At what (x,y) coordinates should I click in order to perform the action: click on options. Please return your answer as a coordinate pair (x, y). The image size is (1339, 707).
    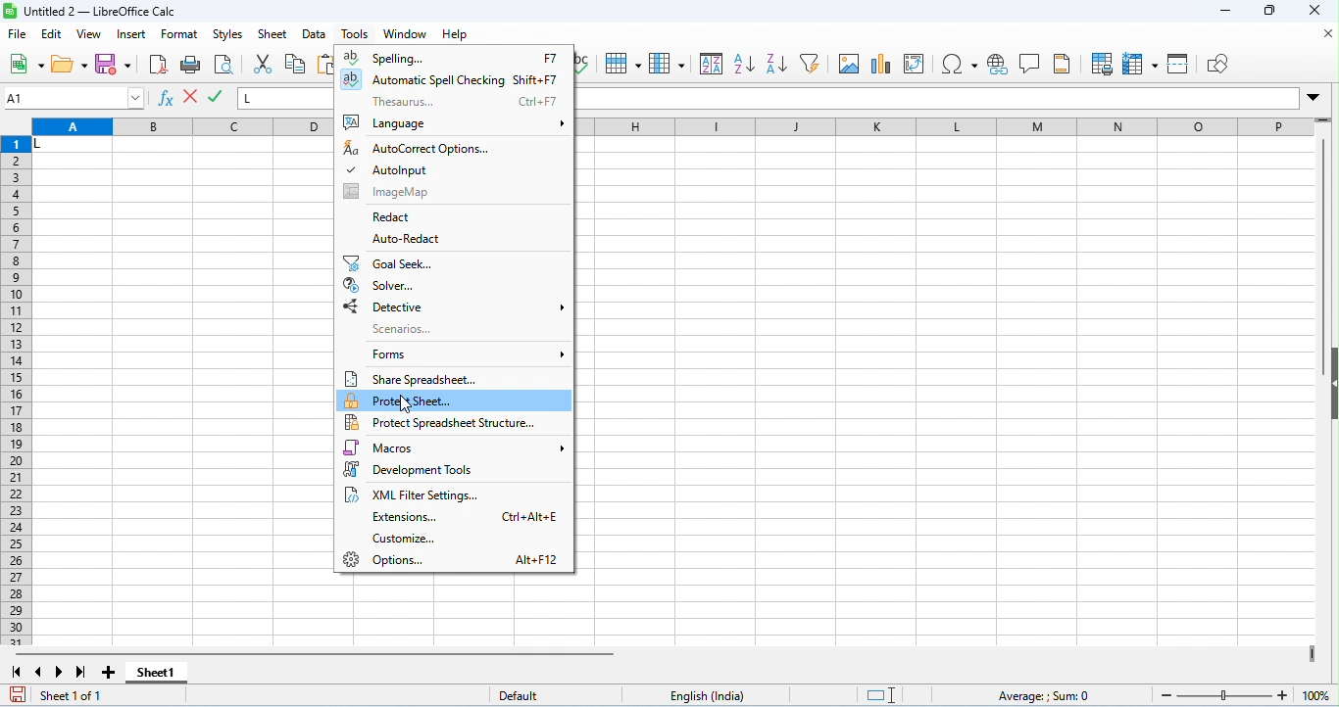
    Looking at the image, I should click on (453, 560).